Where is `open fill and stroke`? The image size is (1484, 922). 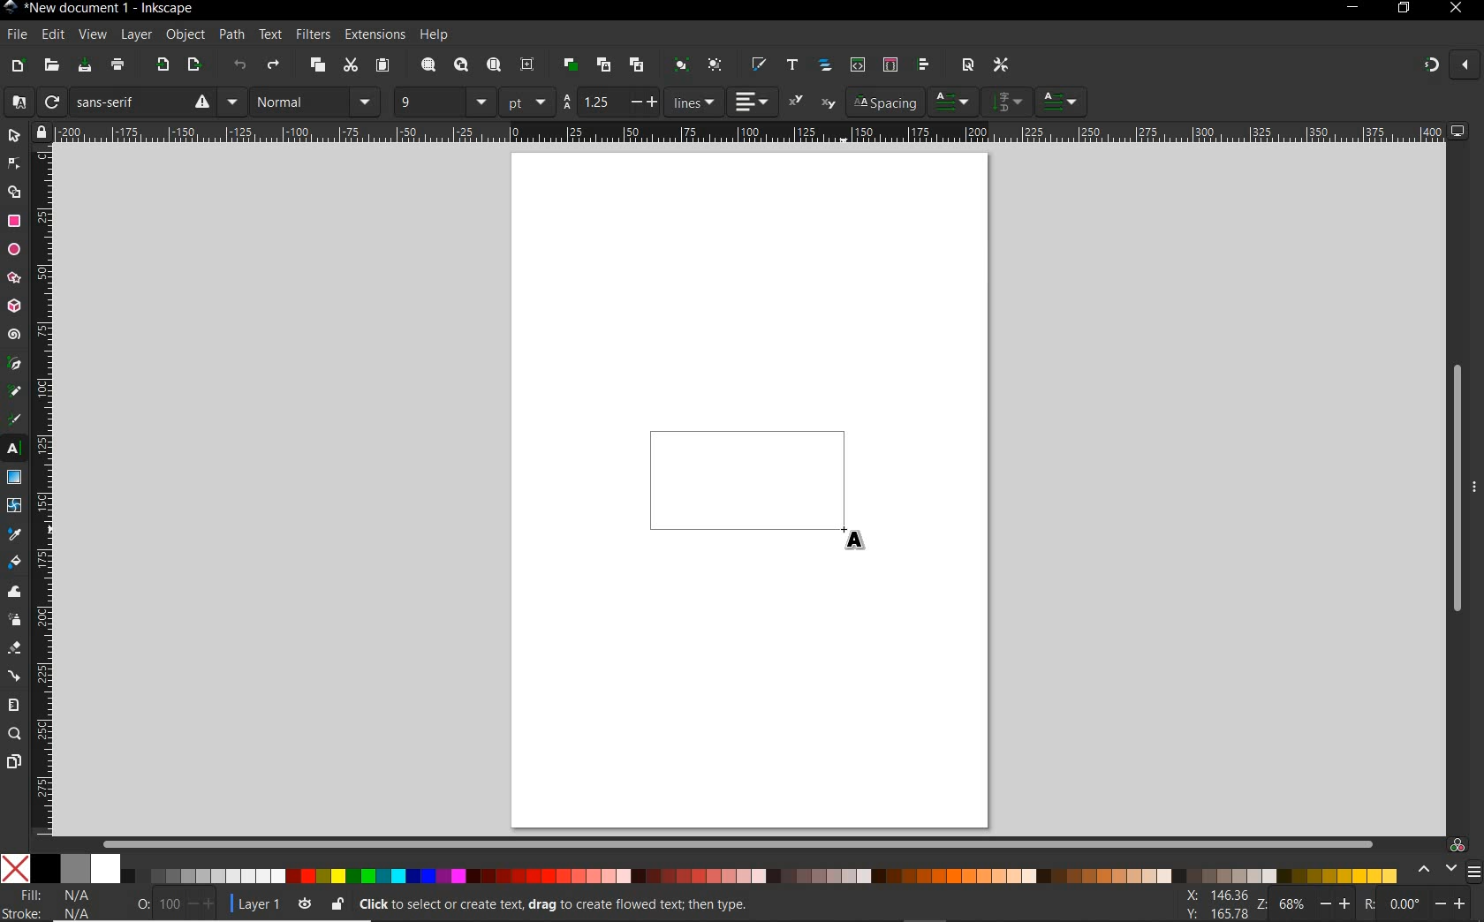 open fill and stroke is located at coordinates (757, 64).